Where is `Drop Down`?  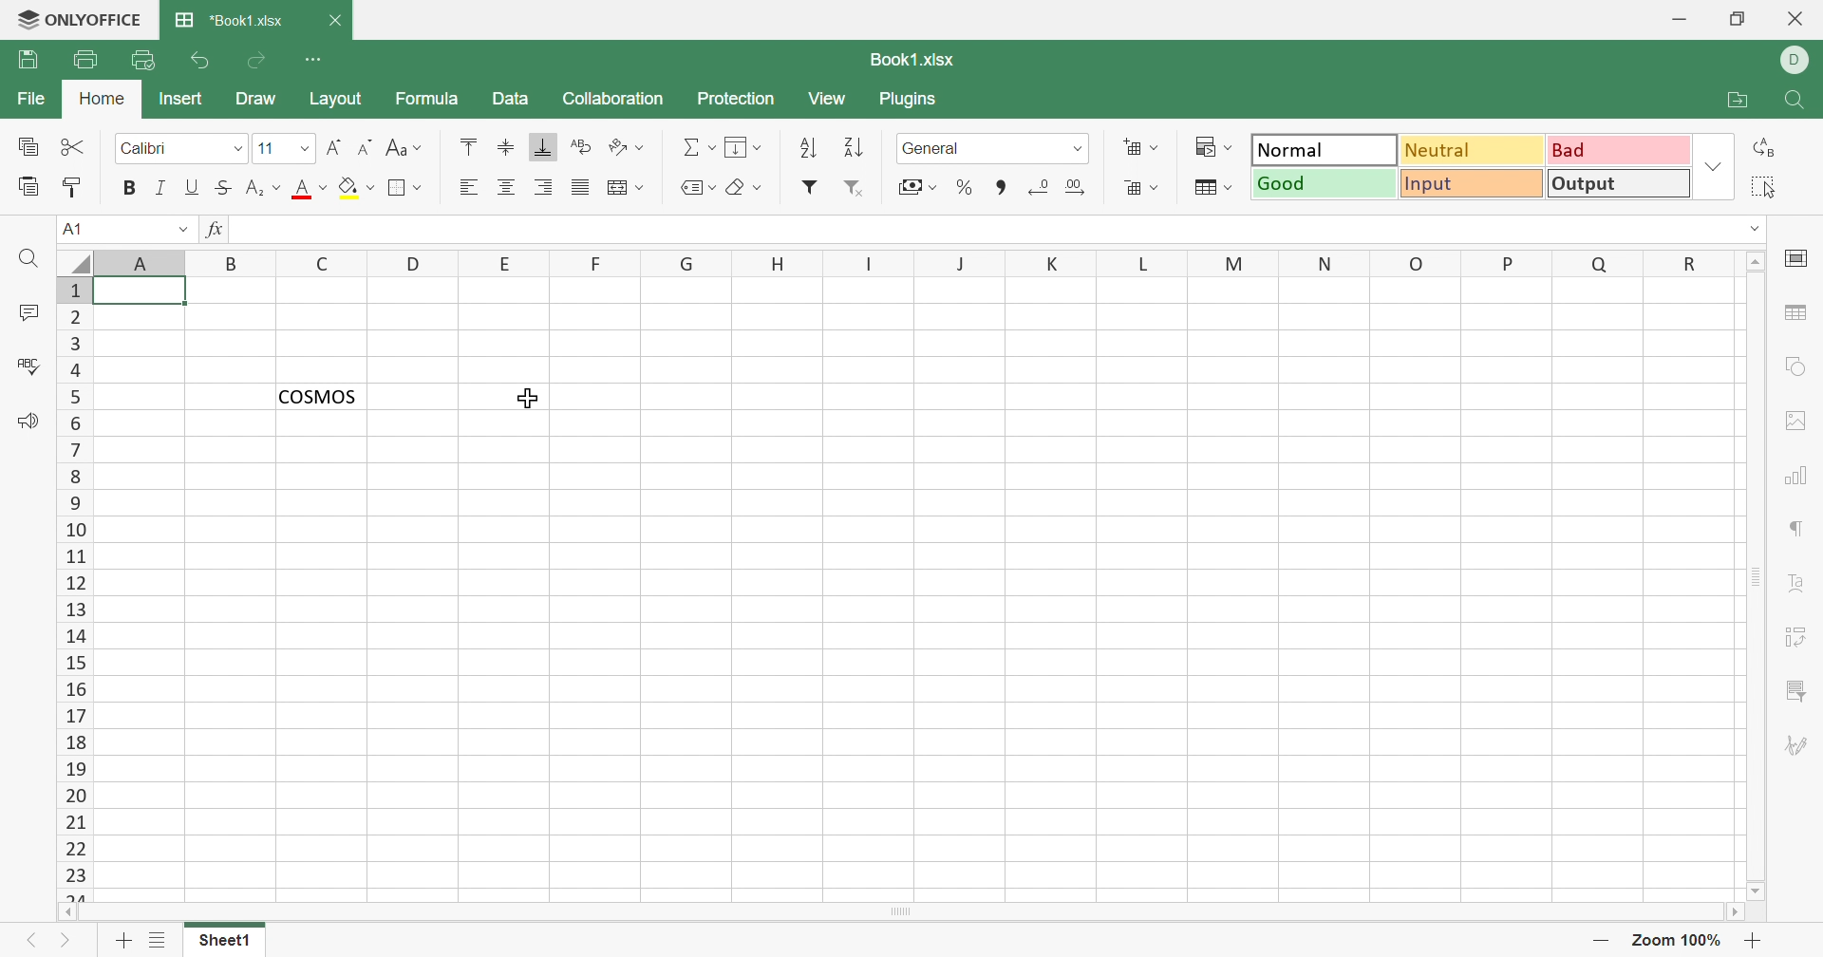
Drop Down is located at coordinates (181, 230).